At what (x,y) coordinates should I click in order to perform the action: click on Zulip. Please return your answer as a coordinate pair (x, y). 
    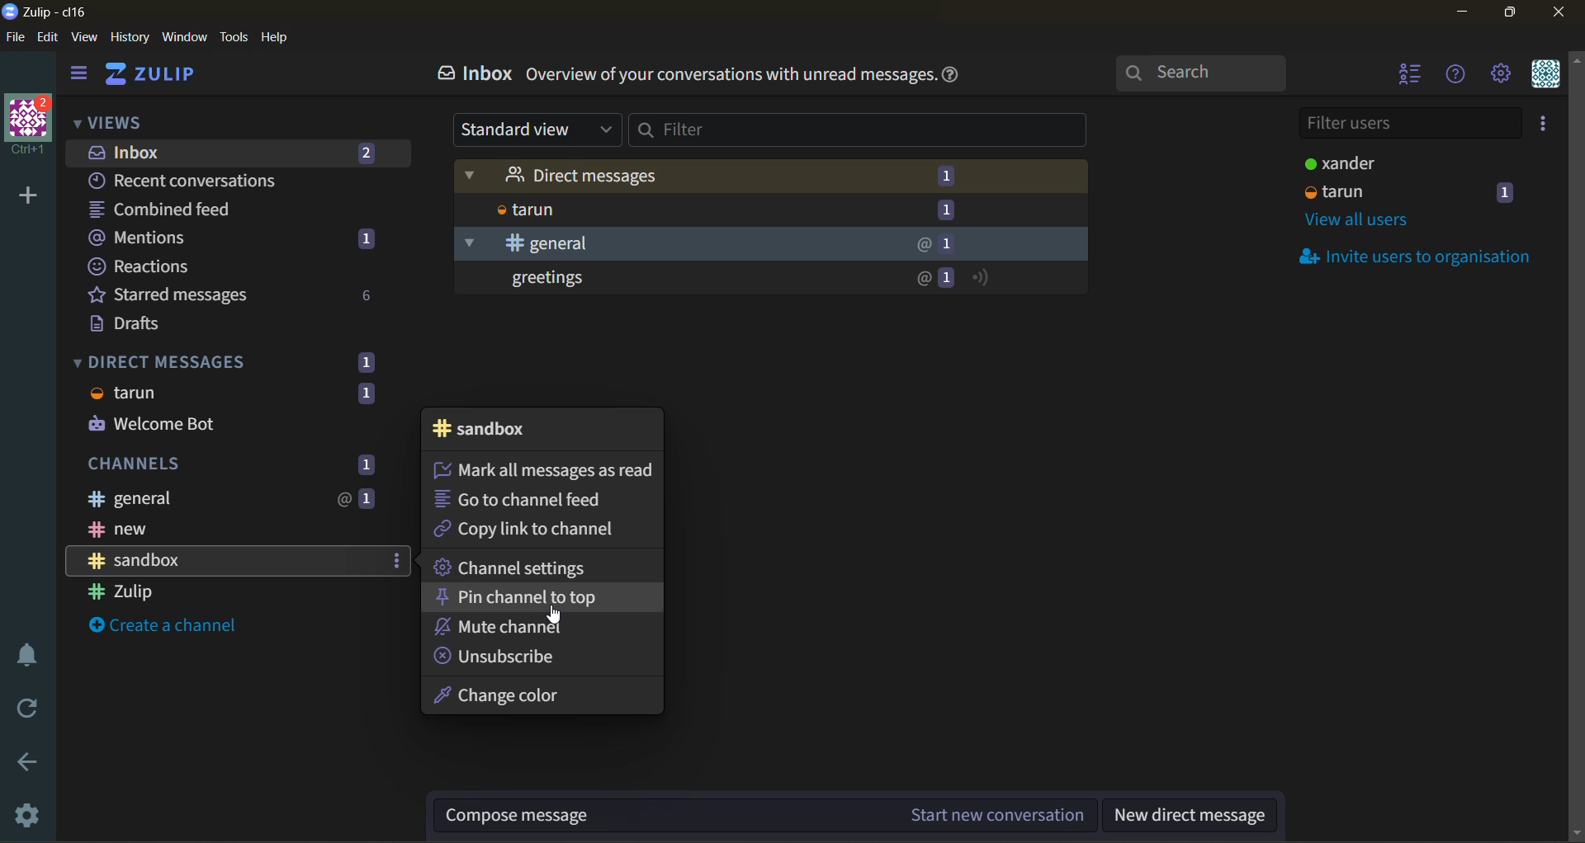
    Looking at the image, I should click on (188, 591).